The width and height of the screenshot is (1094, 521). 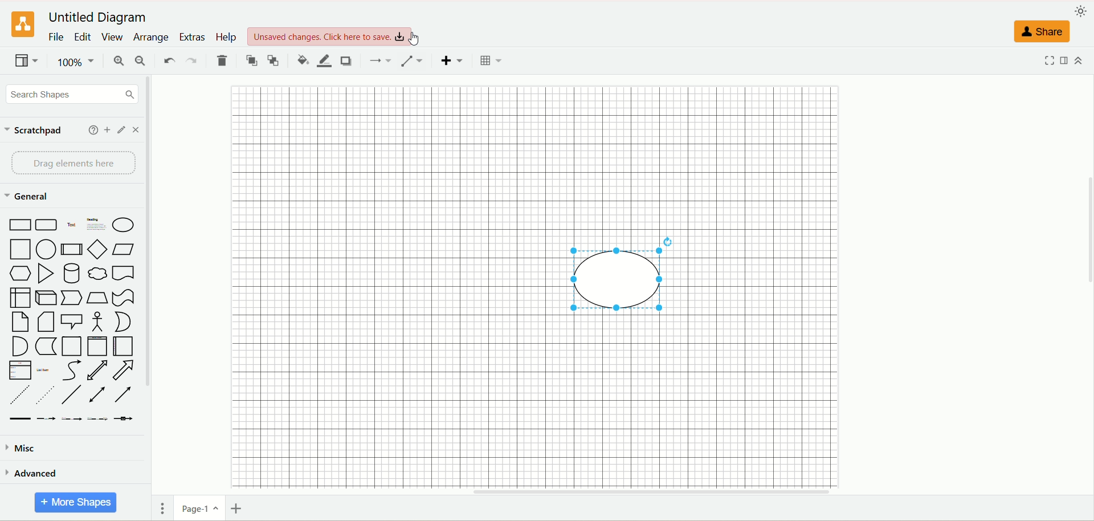 What do you see at coordinates (44, 395) in the screenshot?
I see `dotted line` at bounding box center [44, 395].